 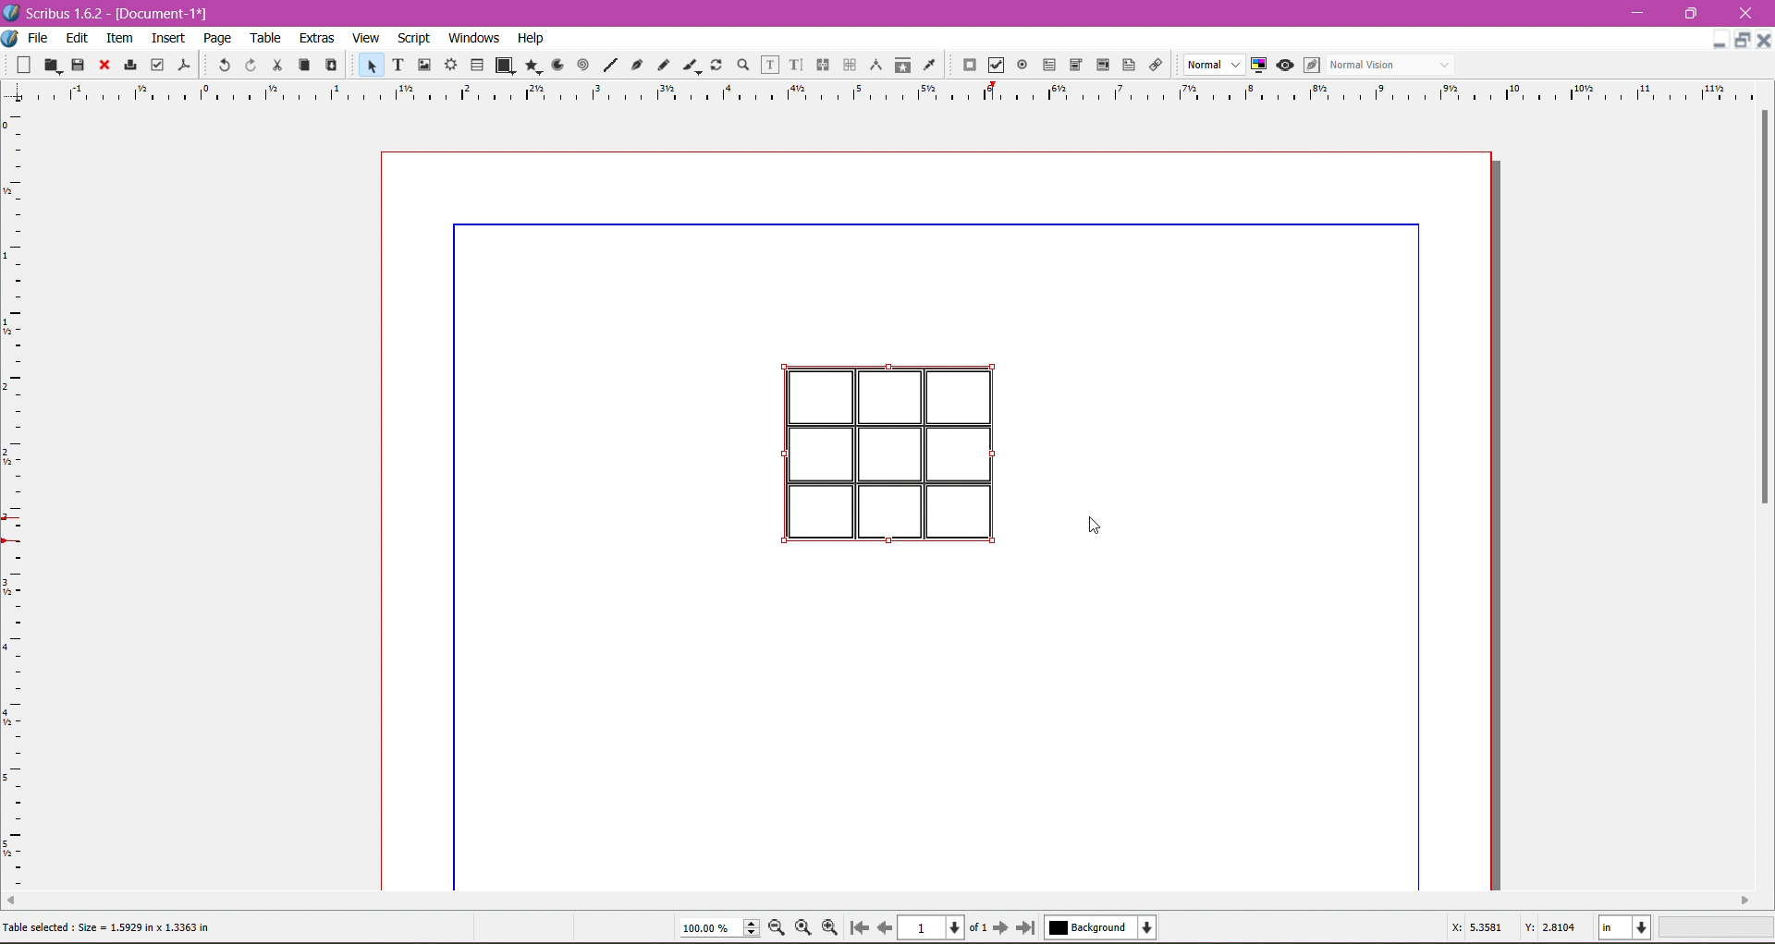 I want to click on Insert a table (A), so click(x=117, y=926).